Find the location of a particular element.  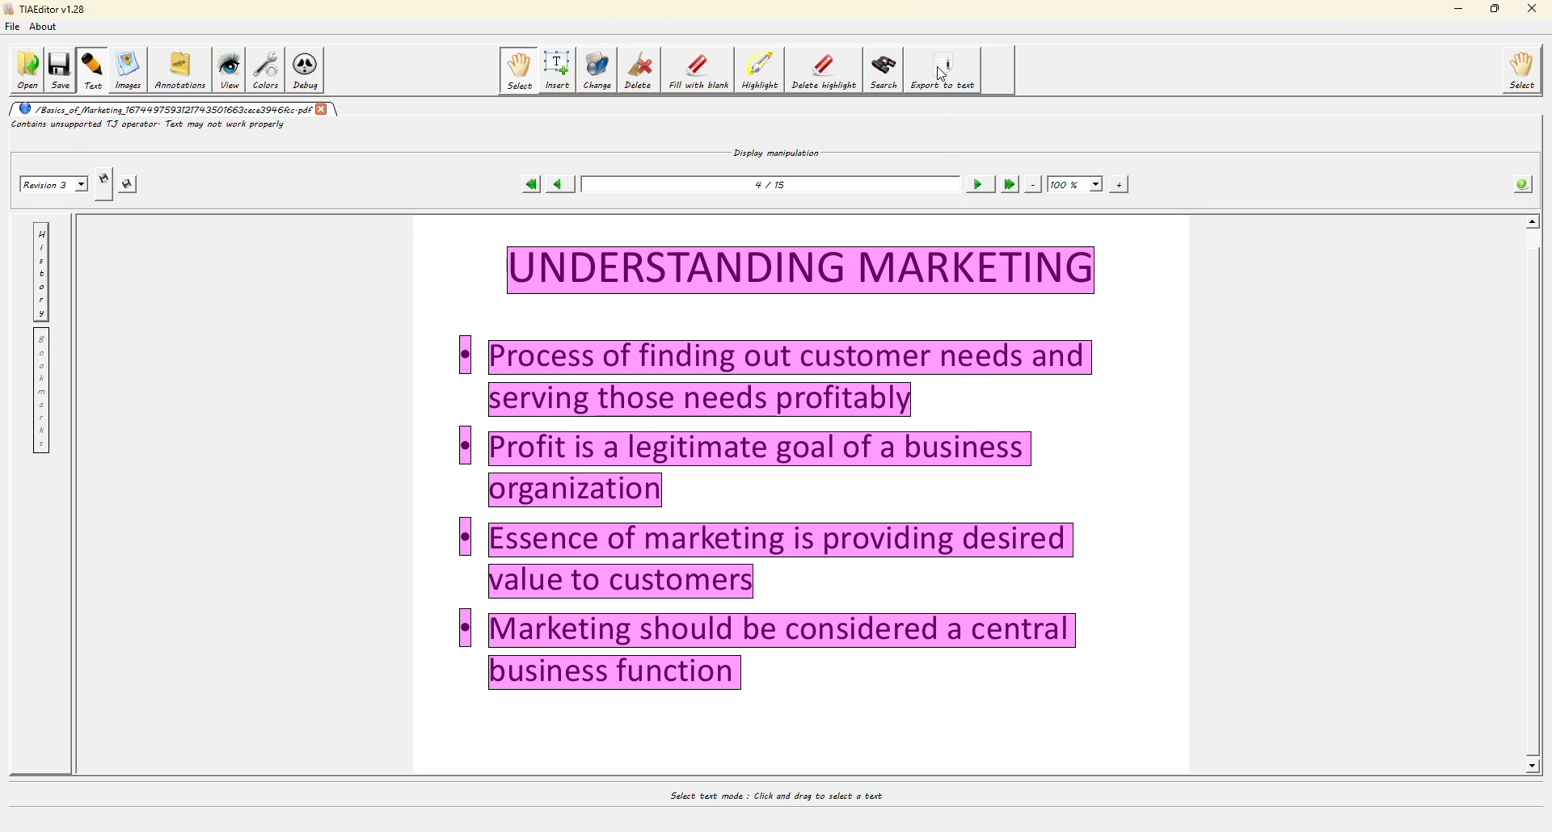

editor is located at coordinates (48, 10).